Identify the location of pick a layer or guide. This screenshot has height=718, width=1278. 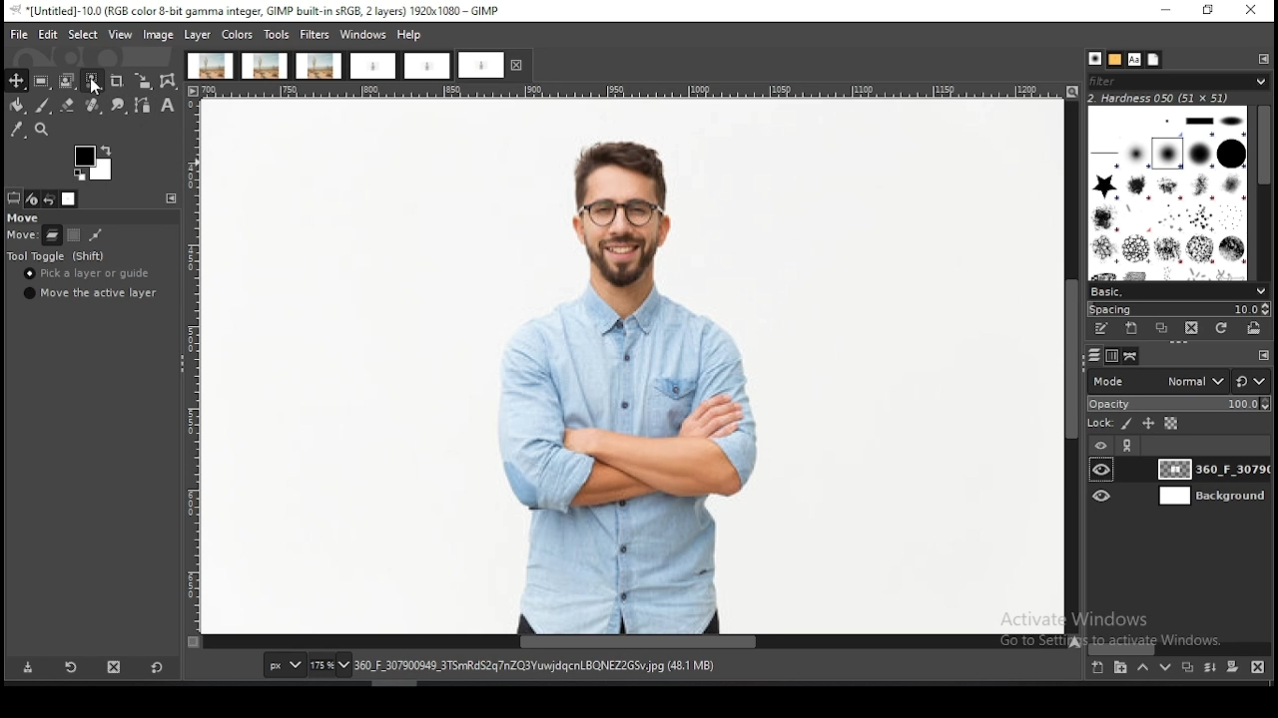
(86, 274).